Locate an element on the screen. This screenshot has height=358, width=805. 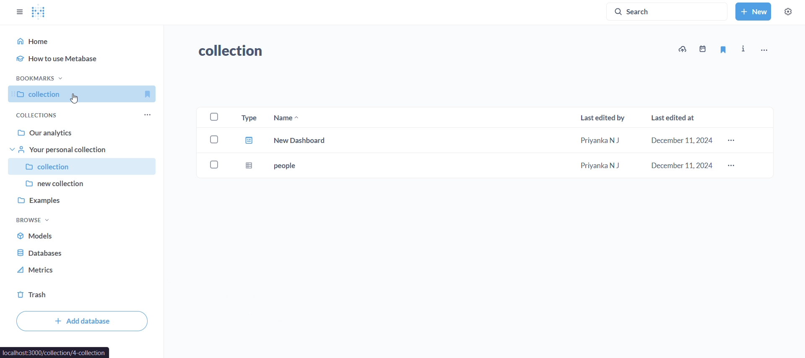
url: localhost:3000/collection/4-collection is located at coordinates (55, 352).